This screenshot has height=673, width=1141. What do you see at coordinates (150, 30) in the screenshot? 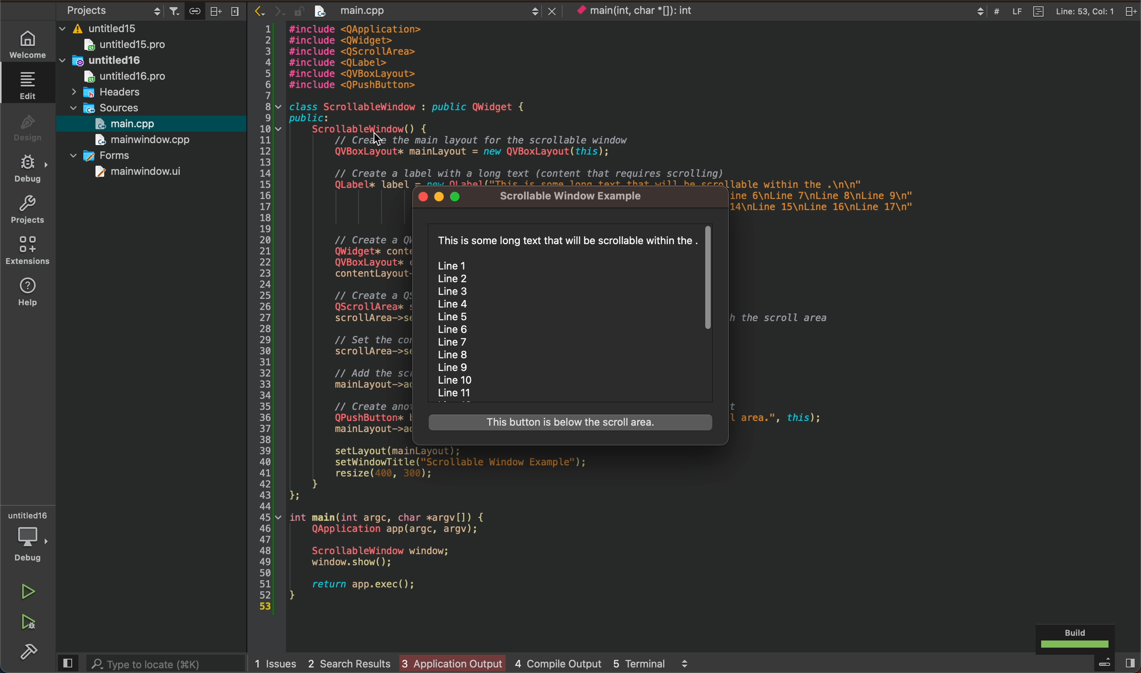
I see `files and folders` at bounding box center [150, 30].